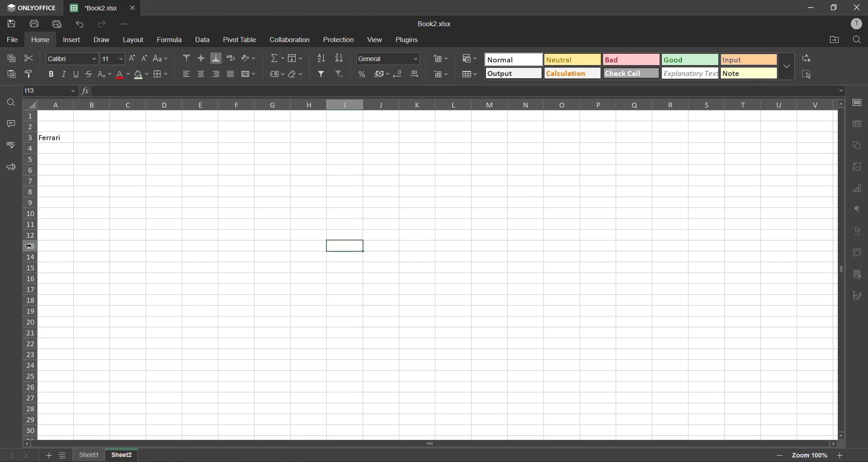 The width and height of the screenshot is (868, 462). I want to click on fx, so click(86, 90).